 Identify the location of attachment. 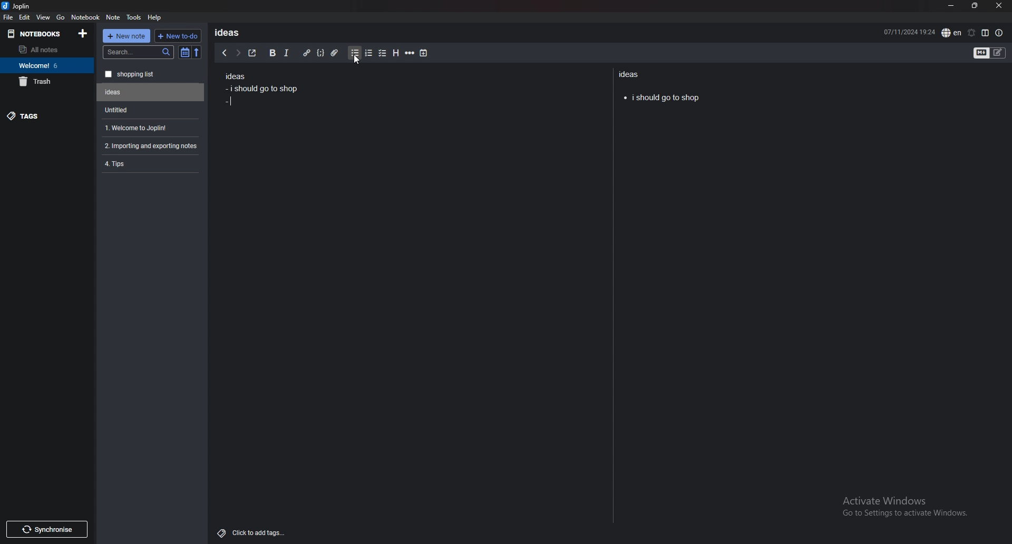
(335, 53).